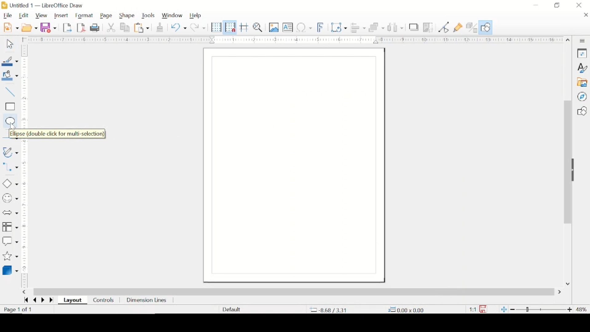 The height and width of the screenshot is (332, 590). Describe the element at coordinates (44, 5) in the screenshot. I see `untitled 1 - libreoffice draw` at that location.